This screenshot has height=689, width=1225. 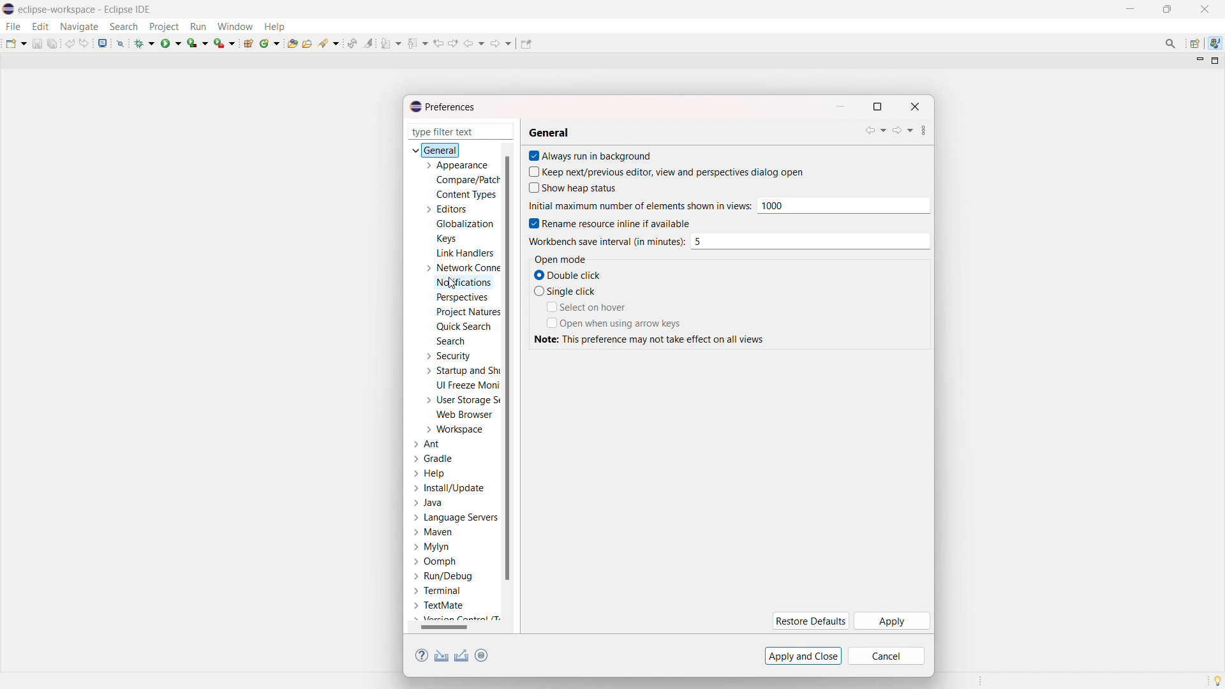 I want to click on open perspective, so click(x=1194, y=44).